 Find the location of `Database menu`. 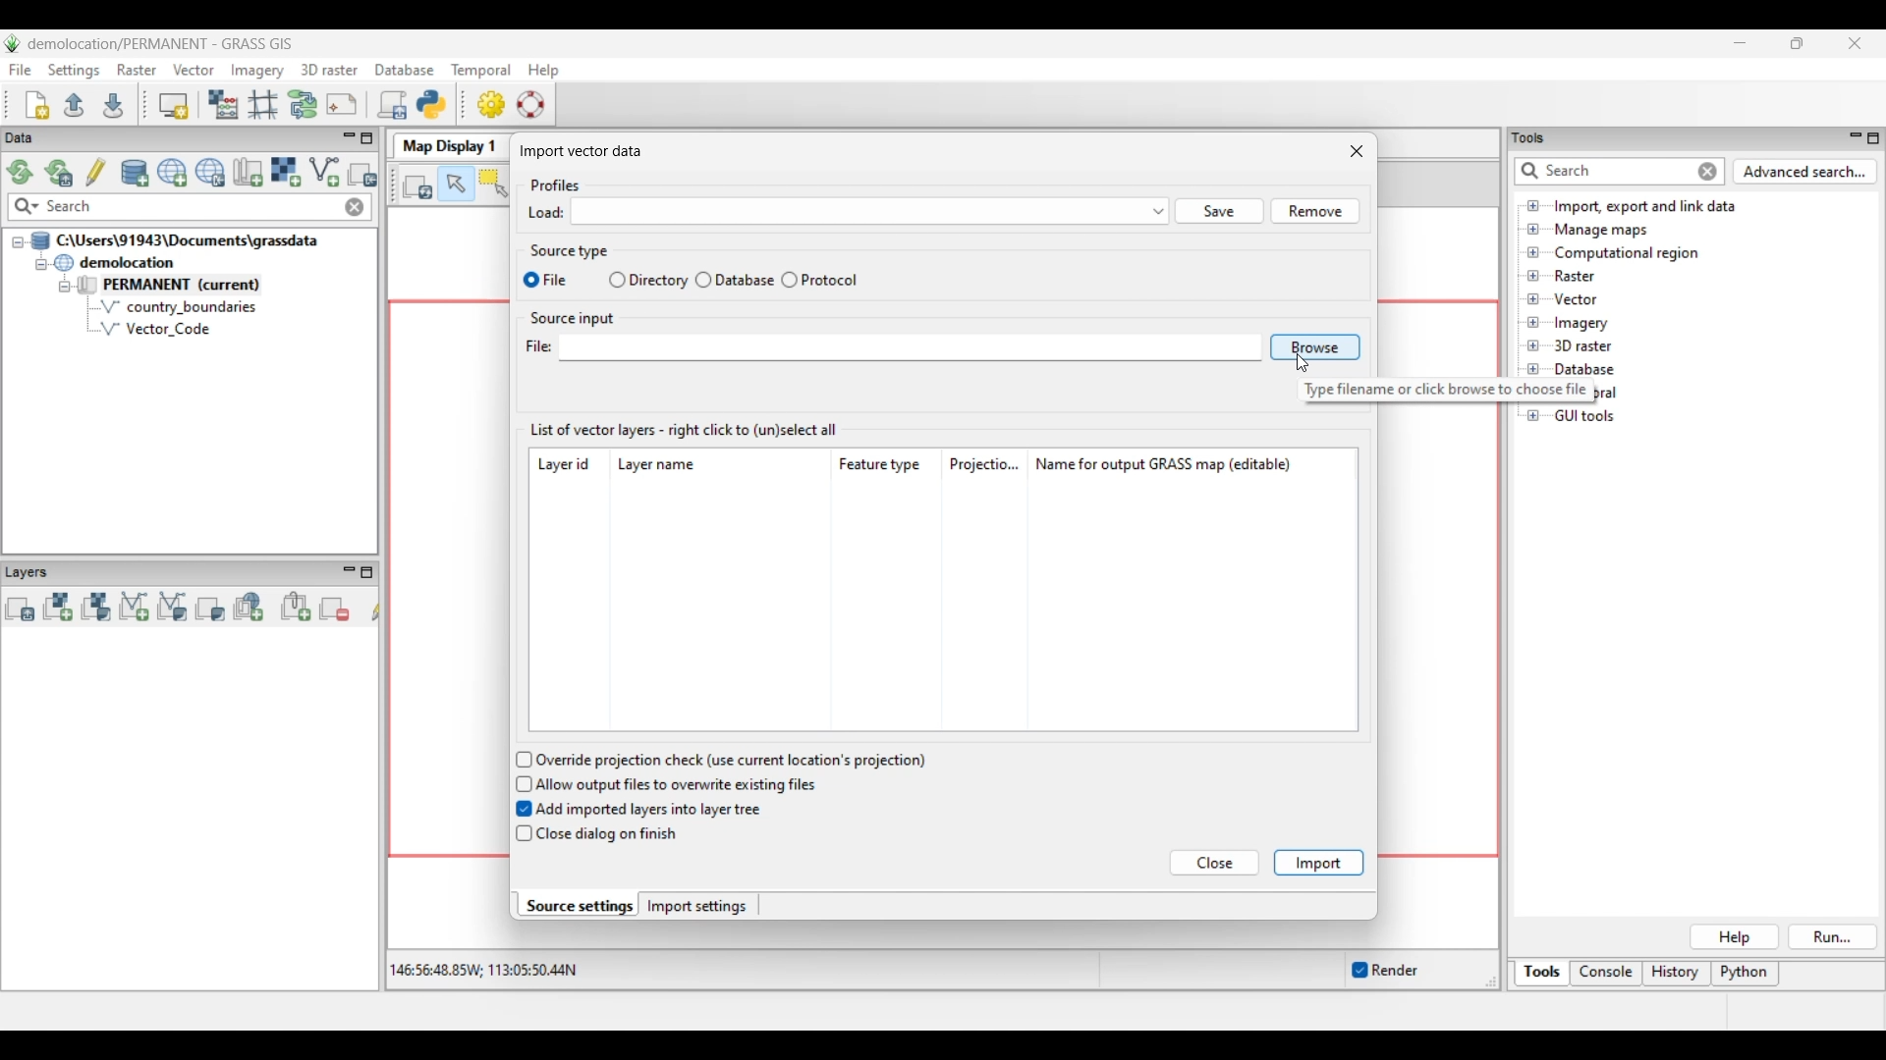

Database menu is located at coordinates (405, 71).